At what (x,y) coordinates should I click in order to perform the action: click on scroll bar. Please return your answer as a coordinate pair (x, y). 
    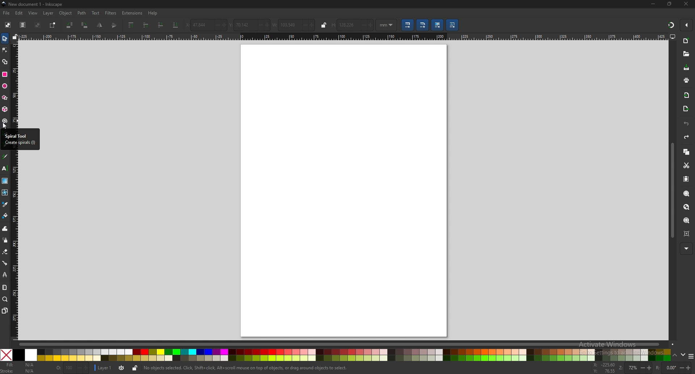
    Looking at the image, I should click on (671, 192).